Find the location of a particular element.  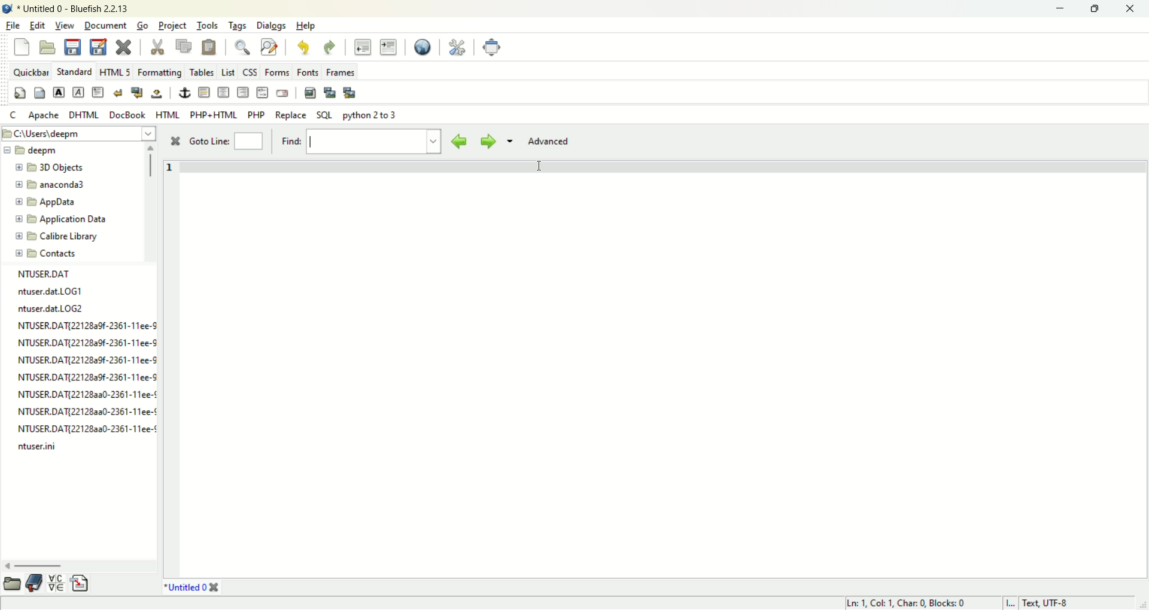

Apache is located at coordinates (43, 114).